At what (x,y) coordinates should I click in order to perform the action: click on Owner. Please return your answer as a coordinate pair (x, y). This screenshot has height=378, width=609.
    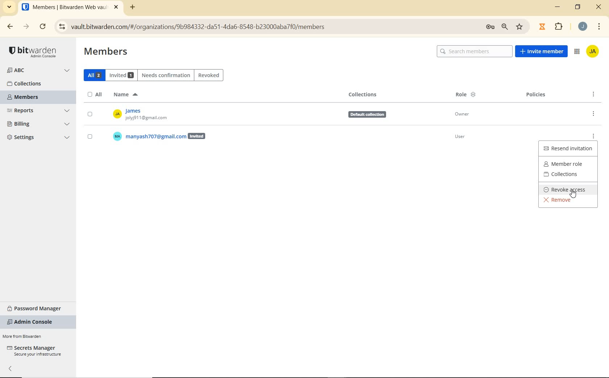
    Looking at the image, I should click on (464, 115).